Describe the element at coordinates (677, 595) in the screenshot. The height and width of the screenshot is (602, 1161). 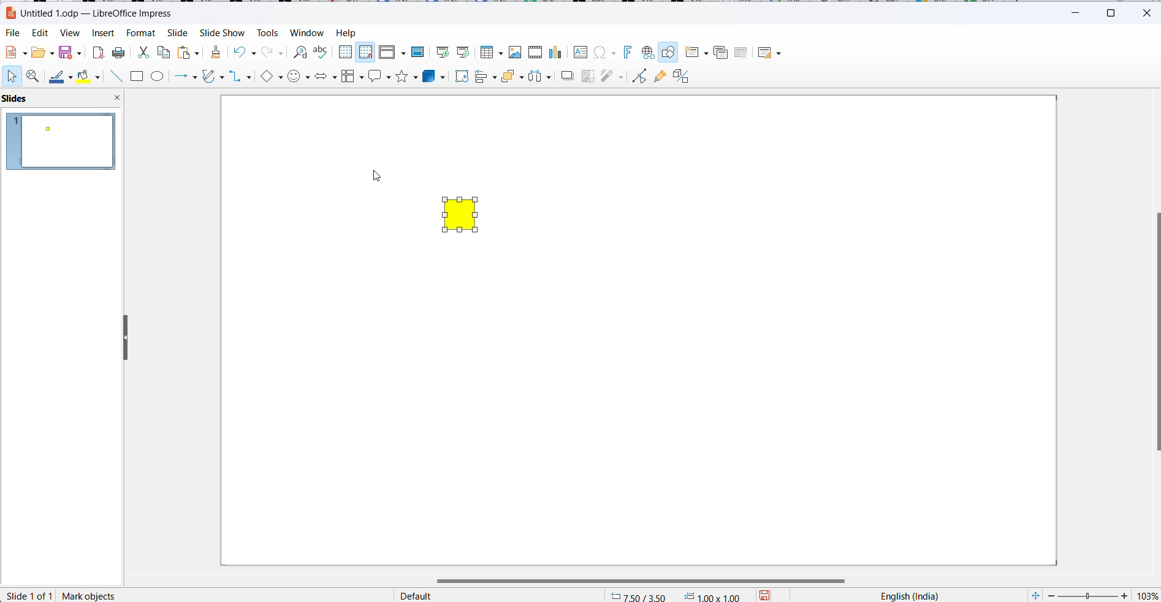
I see `cursor mapping` at that location.